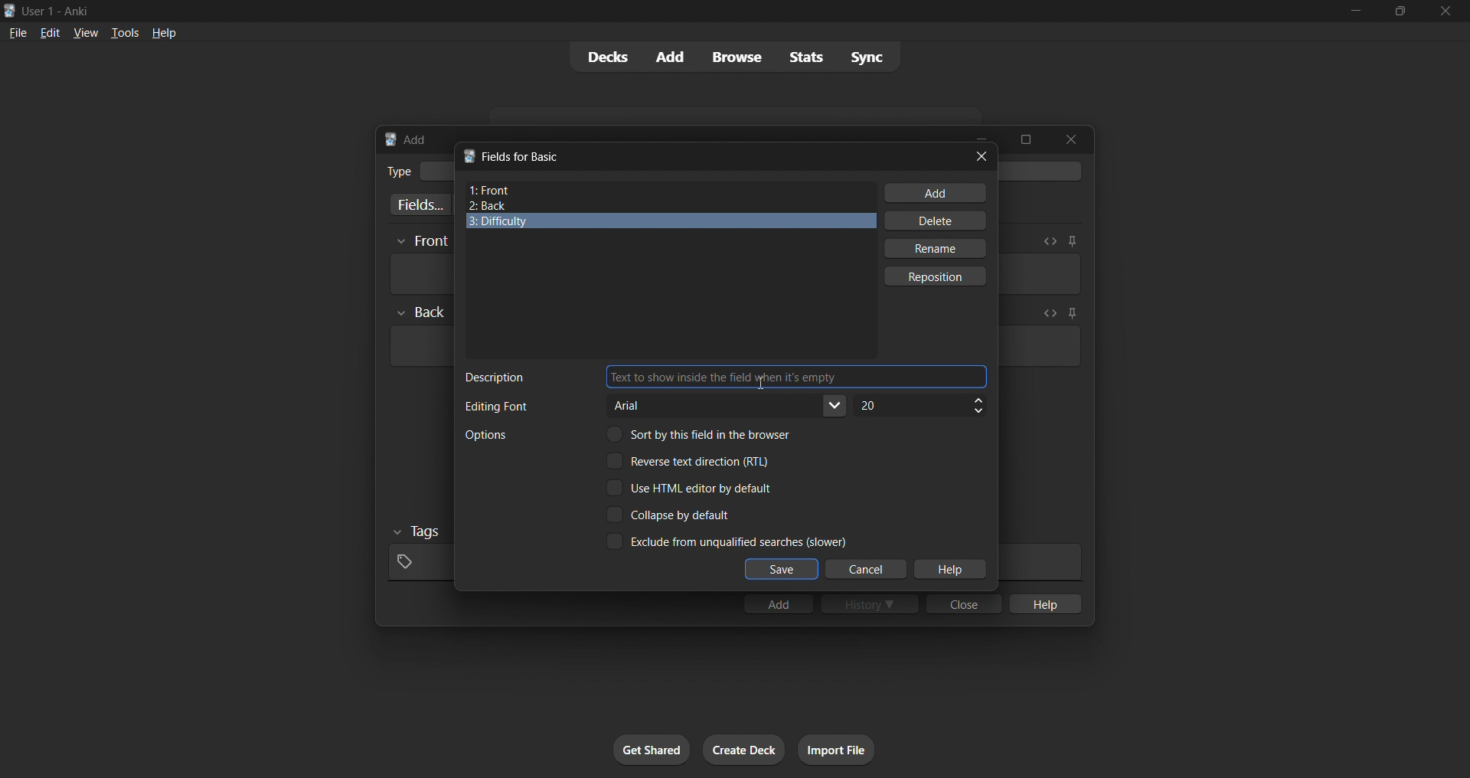 Image resolution: width=1470 pixels, height=778 pixels. I want to click on edit, so click(51, 32).